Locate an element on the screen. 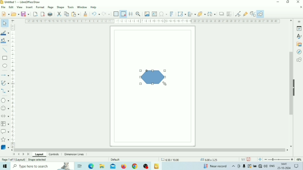 Image resolution: width=303 pixels, height=170 pixels. File Explorer is located at coordinates (102, 166).